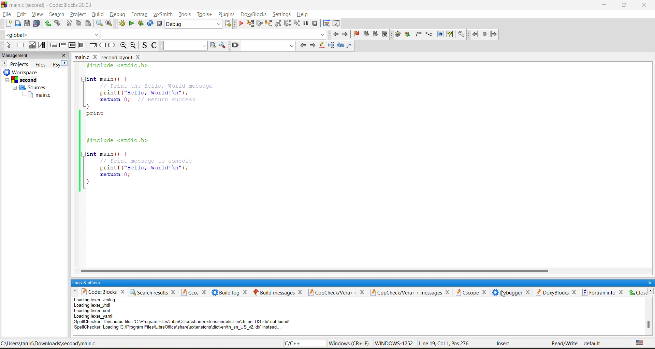 The width and height of the screenshot is (655, 349). What do you see at coordinates (327, 24) in the screenshot?
I see `debugging windows` at bounding box center [327, 24].